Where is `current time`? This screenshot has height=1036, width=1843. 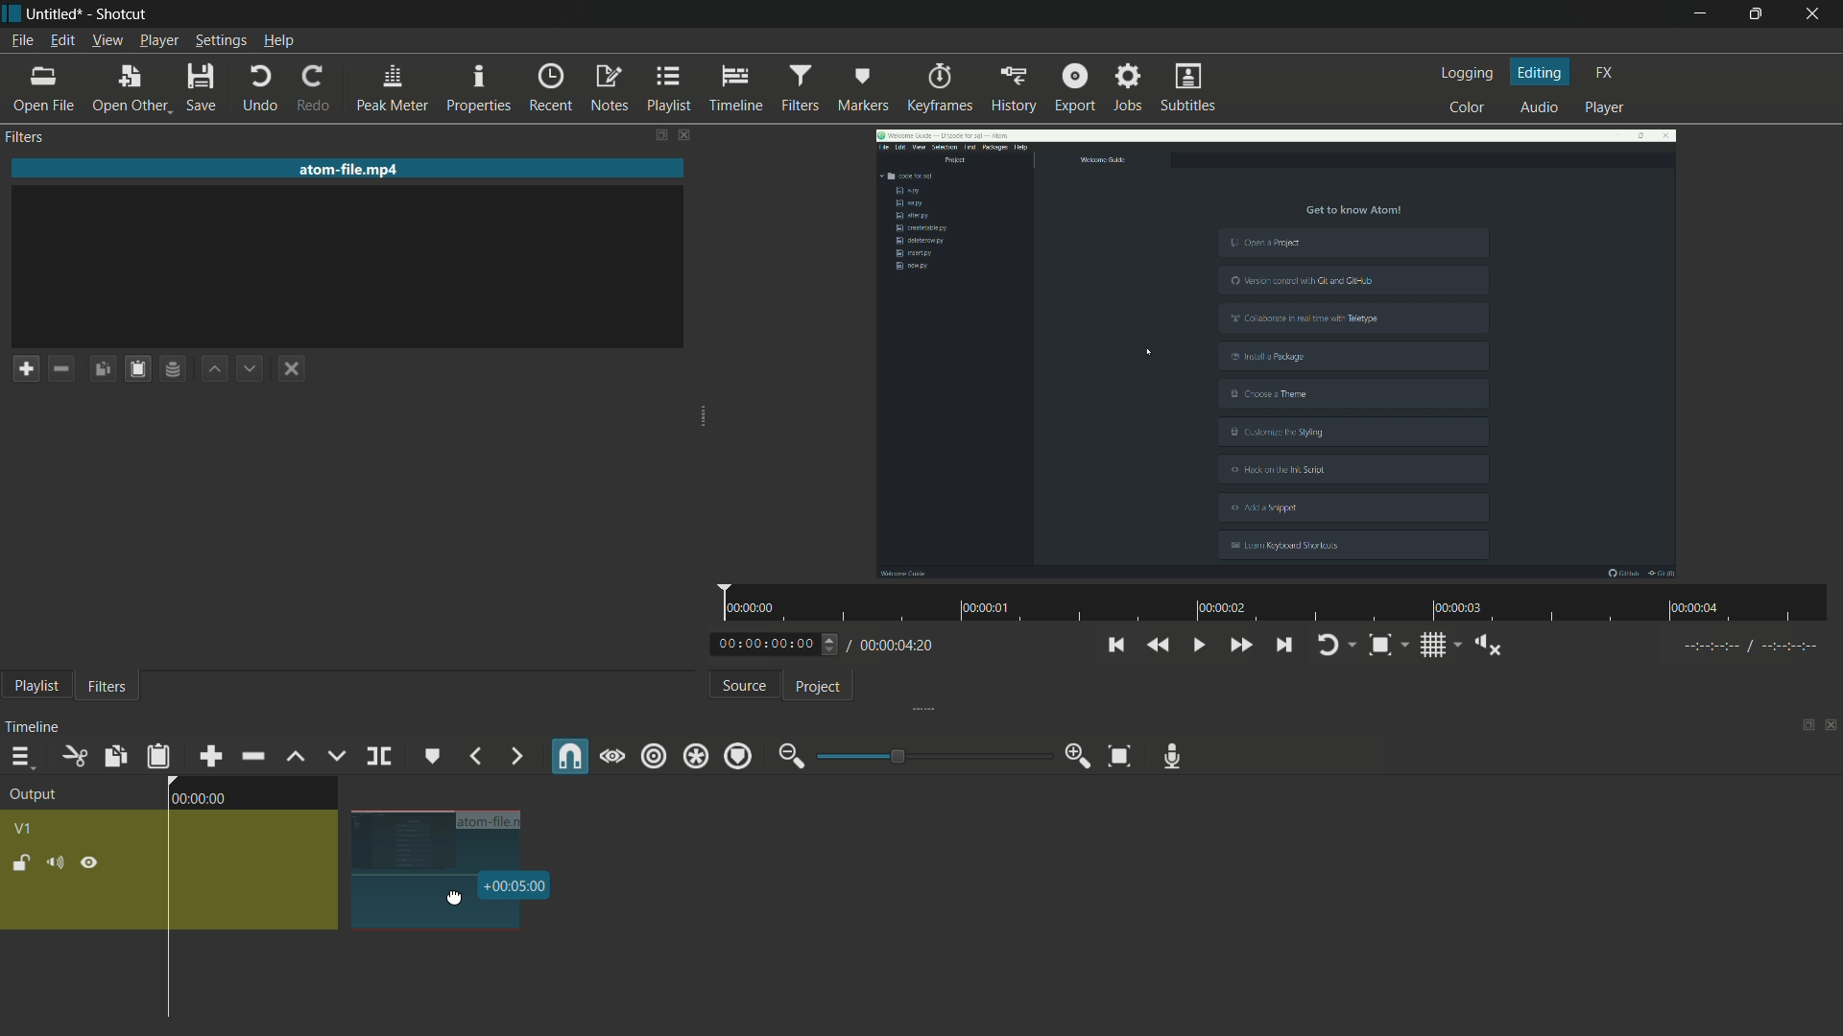
current time is located at coordinates (766, 643).